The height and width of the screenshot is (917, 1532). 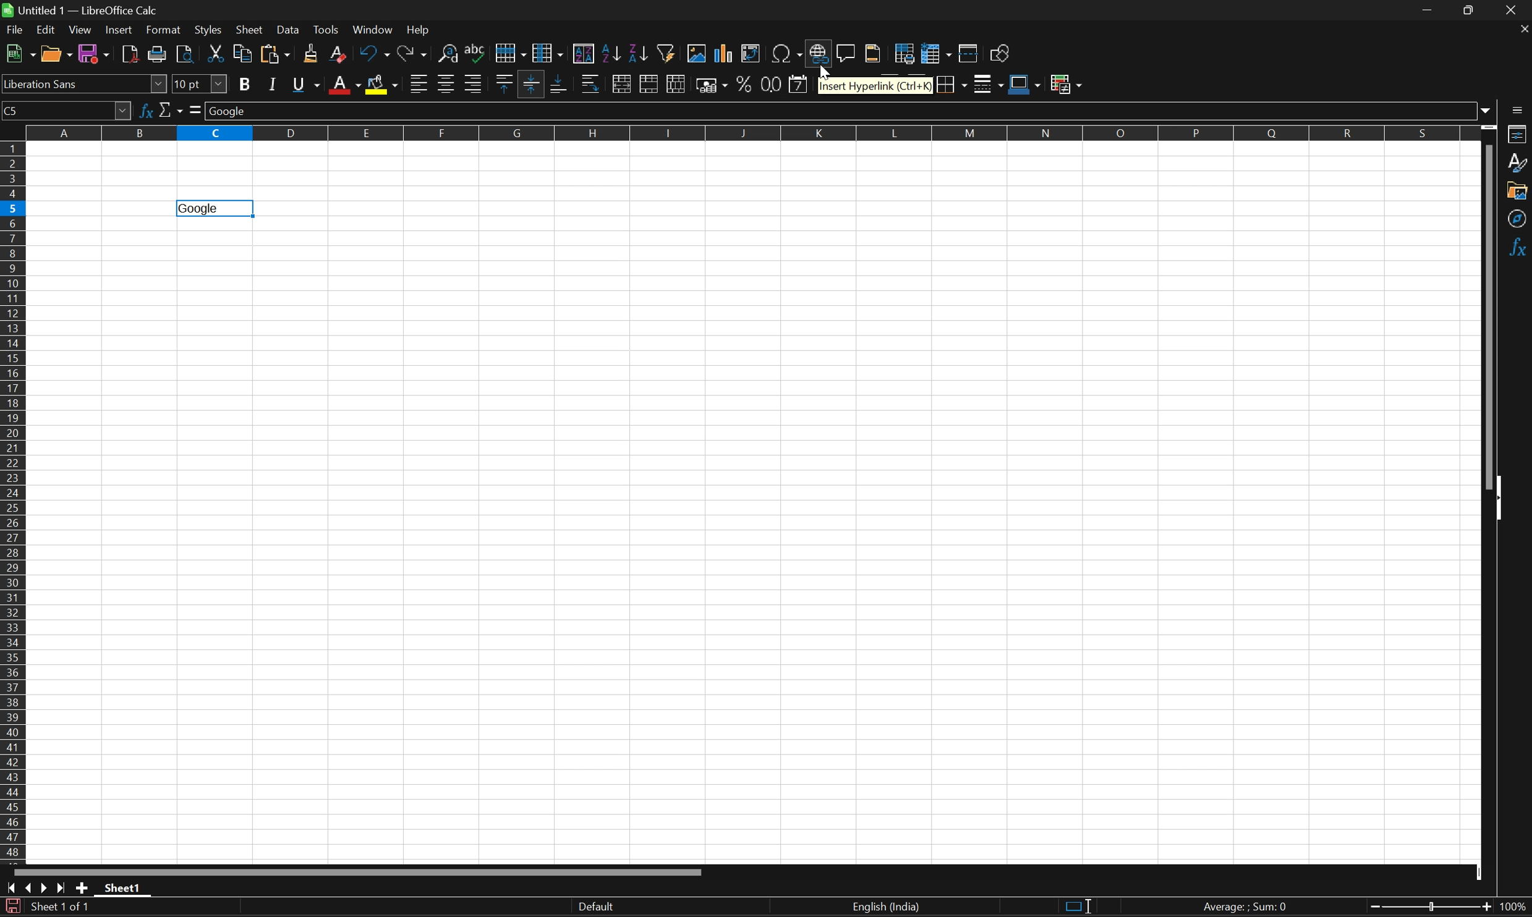 What do you see at coordinates (130, 54) in the screenshot?
I see `Export directly as PDF` at bounding box center [130, 54].